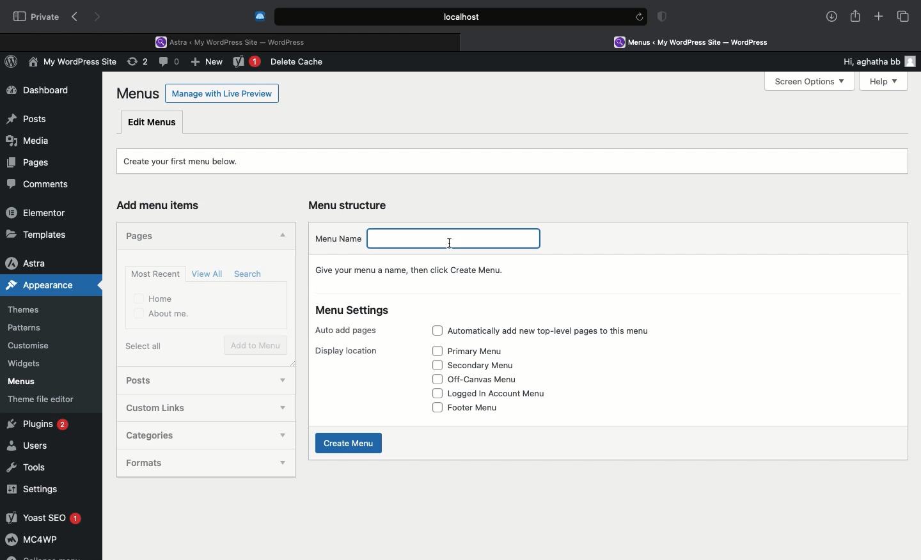 This screenshot has width=921, height=560. What do you see at coordinates (99, 17) in the screenshot?
I see `Forward` at bounding box center [99, 17].